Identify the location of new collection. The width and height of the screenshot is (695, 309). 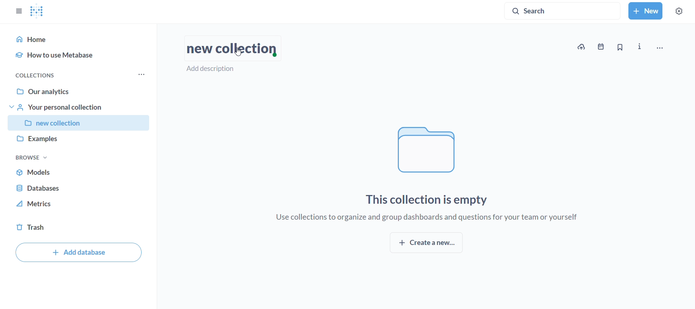
(231, 49).